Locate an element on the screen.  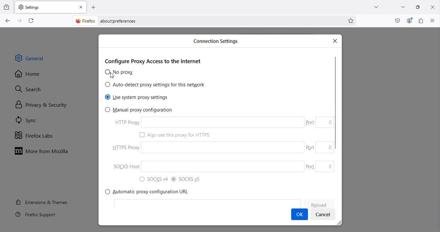
No proxy is located at coordinates (120, 72).